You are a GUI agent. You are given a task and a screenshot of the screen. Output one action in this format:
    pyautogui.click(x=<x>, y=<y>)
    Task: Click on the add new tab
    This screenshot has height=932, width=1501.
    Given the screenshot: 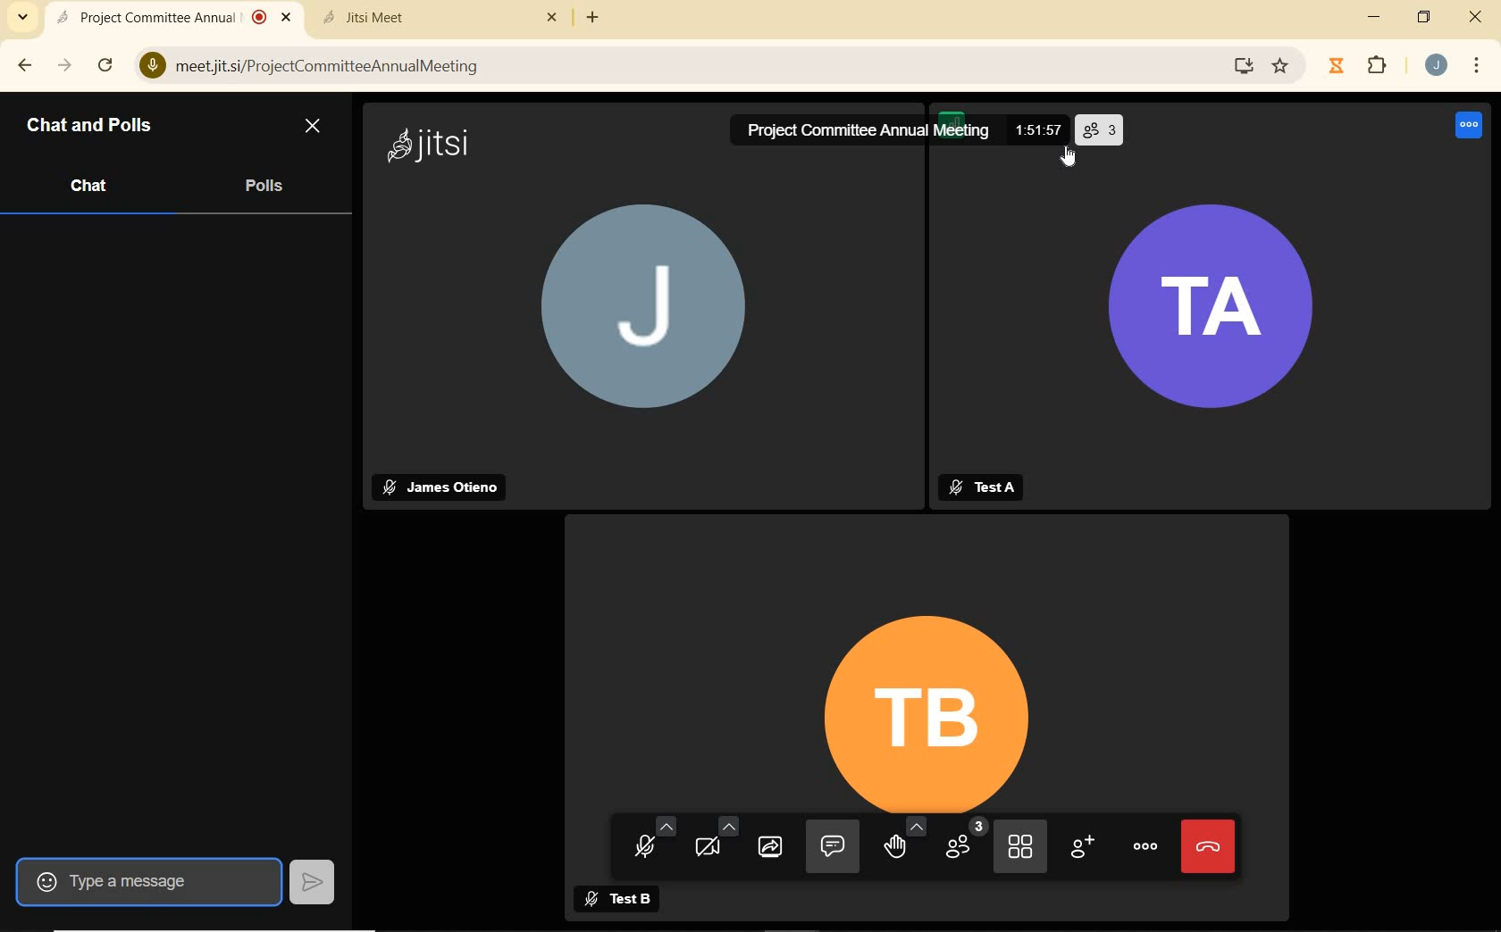 What is the action you would take?
    pyautogui.click(x=596, y=18)
    